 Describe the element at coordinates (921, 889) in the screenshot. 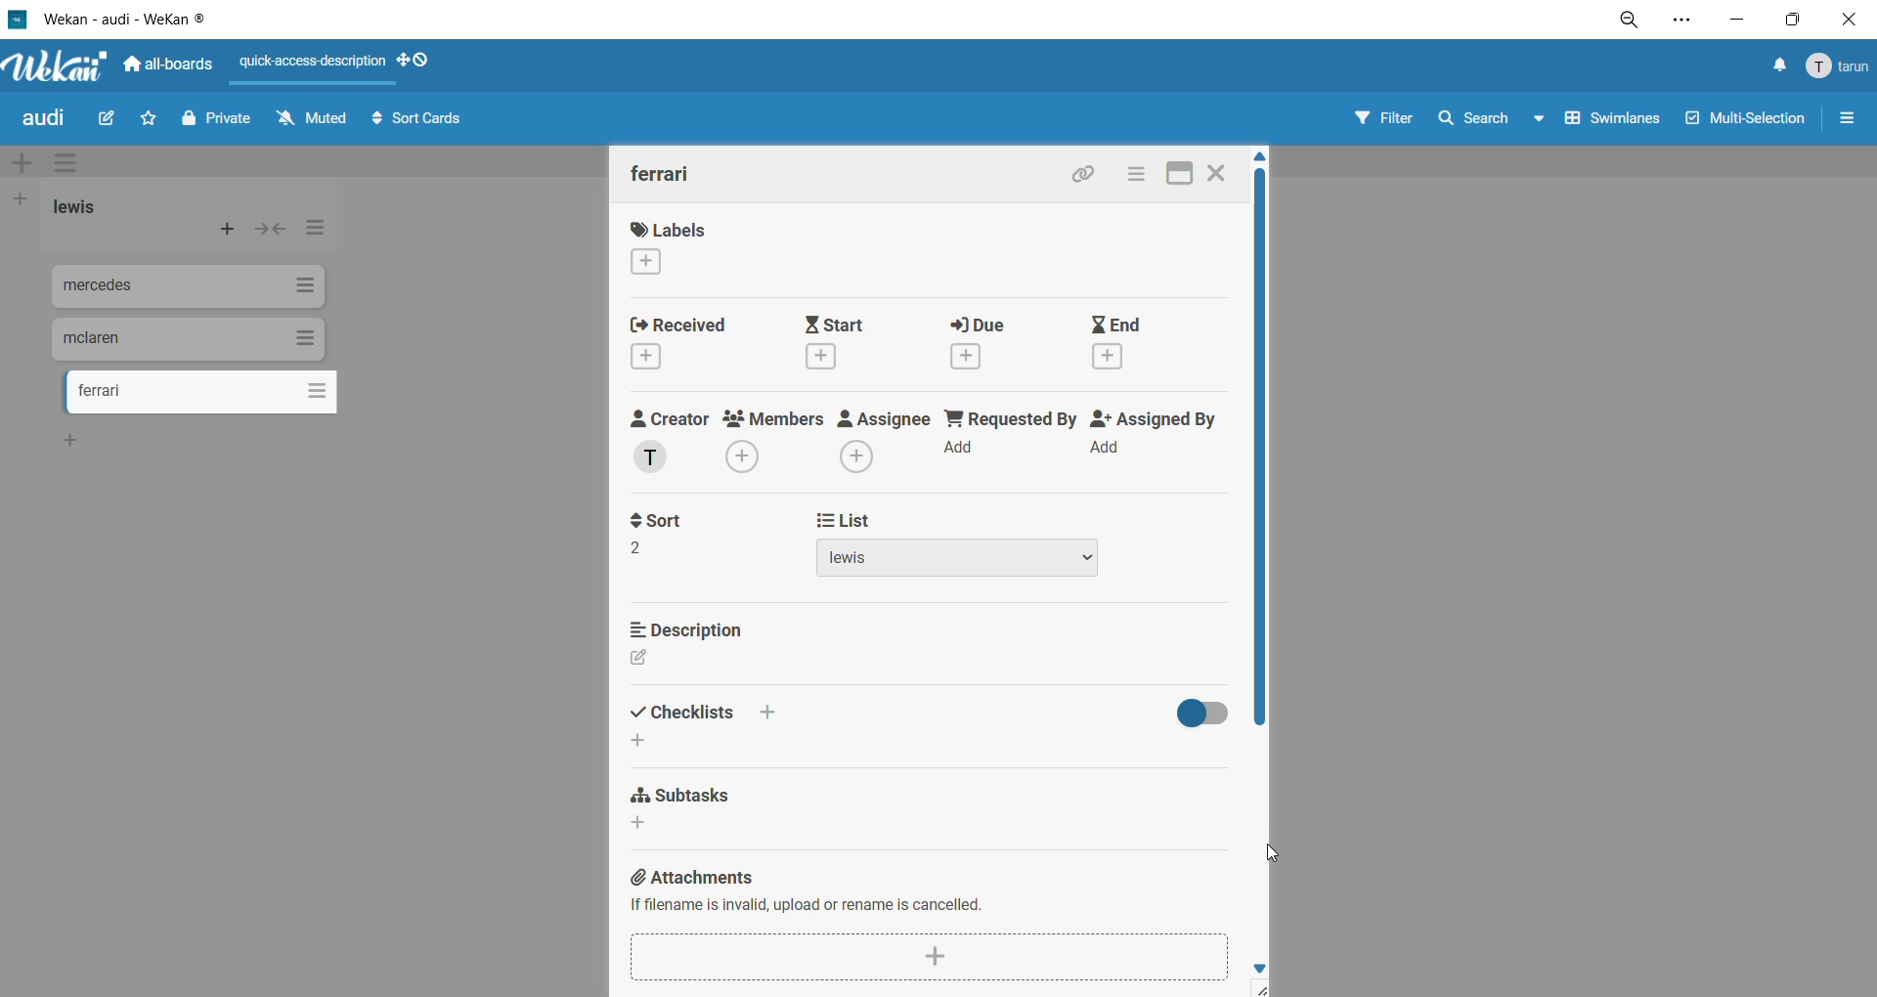

I see `attachments` at that location.